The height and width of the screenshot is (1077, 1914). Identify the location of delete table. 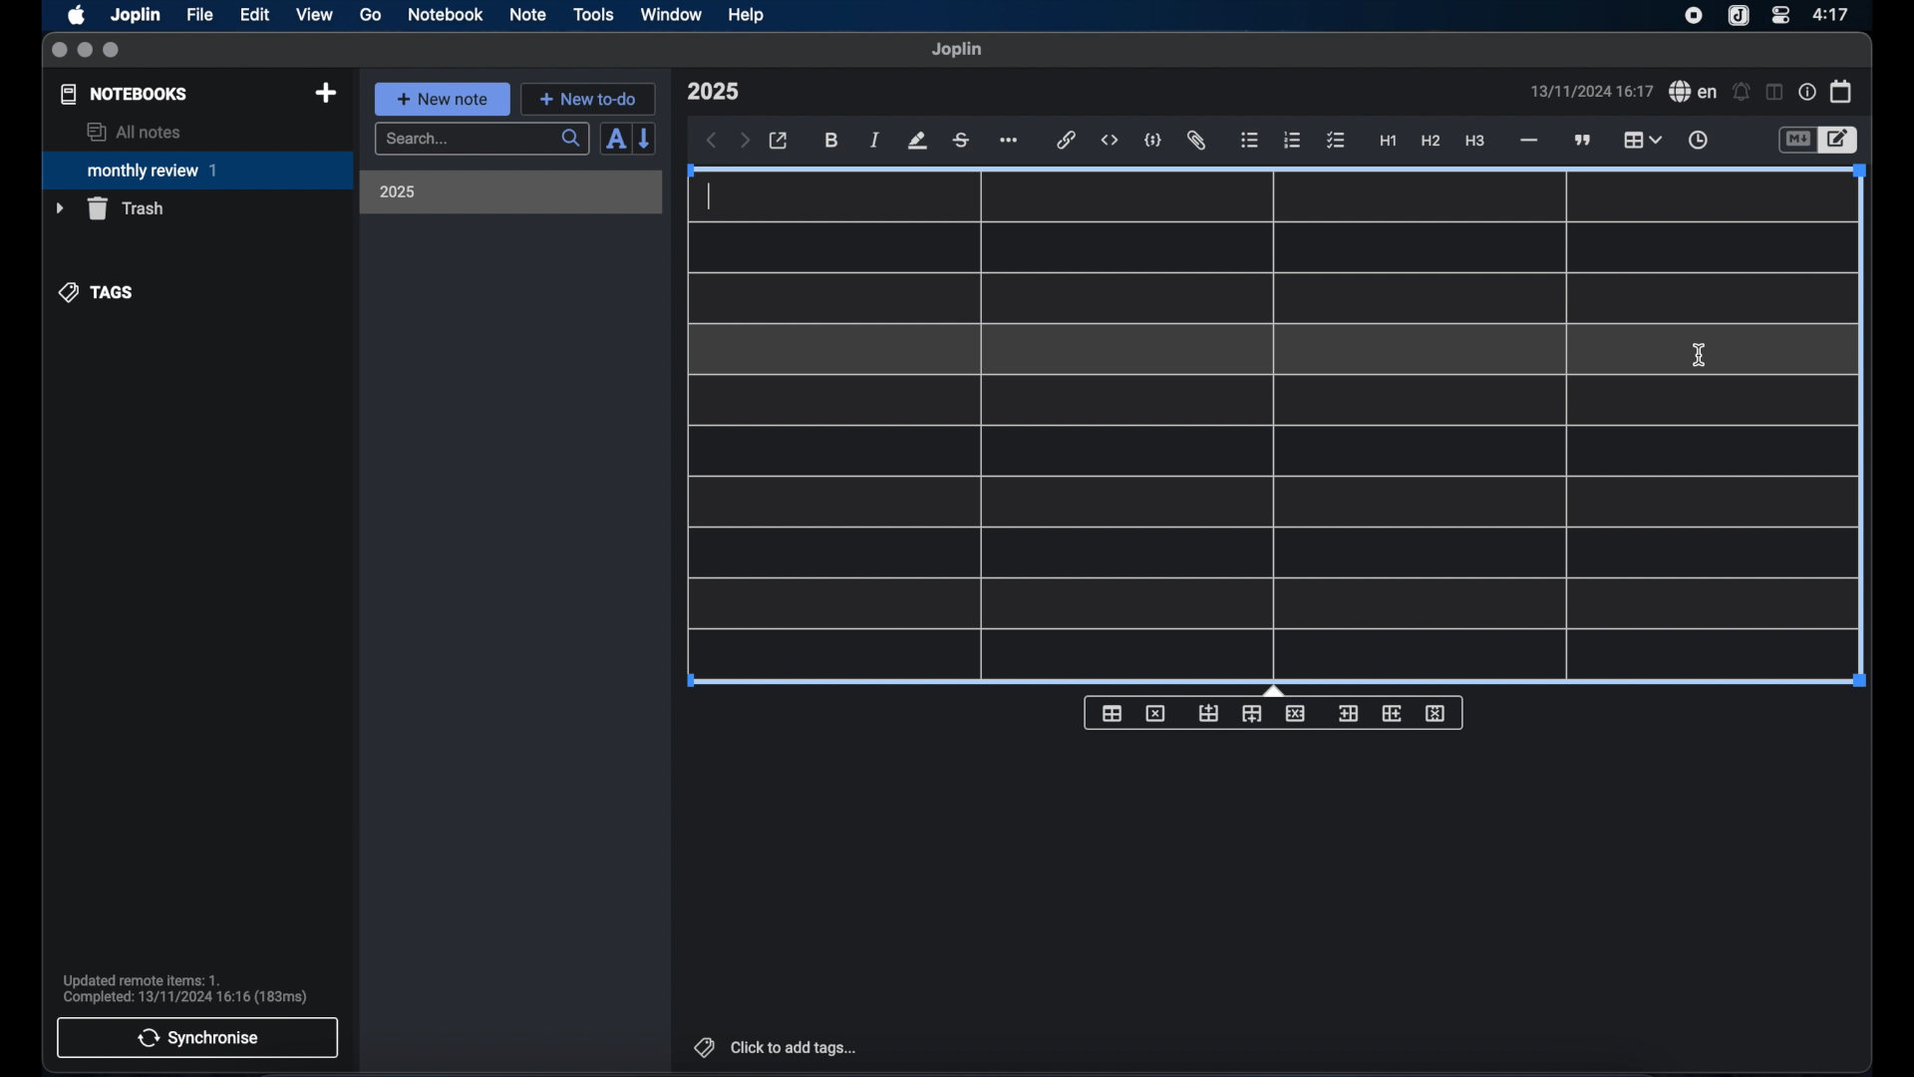
(1155, 714).